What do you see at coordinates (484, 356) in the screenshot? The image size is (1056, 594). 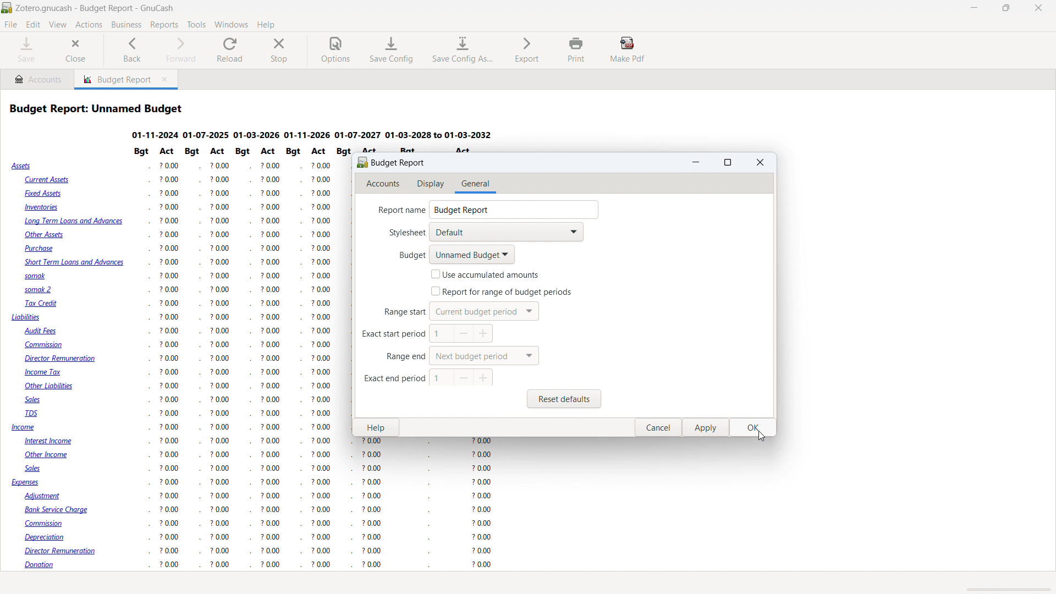 I see `set to default` at bounding box center [484, 356].